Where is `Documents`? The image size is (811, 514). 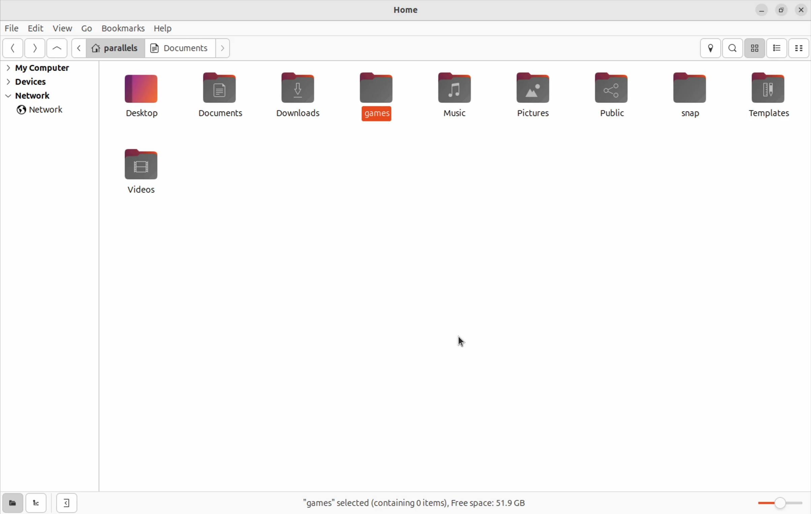 Documents is located at coordinates (180, 47).